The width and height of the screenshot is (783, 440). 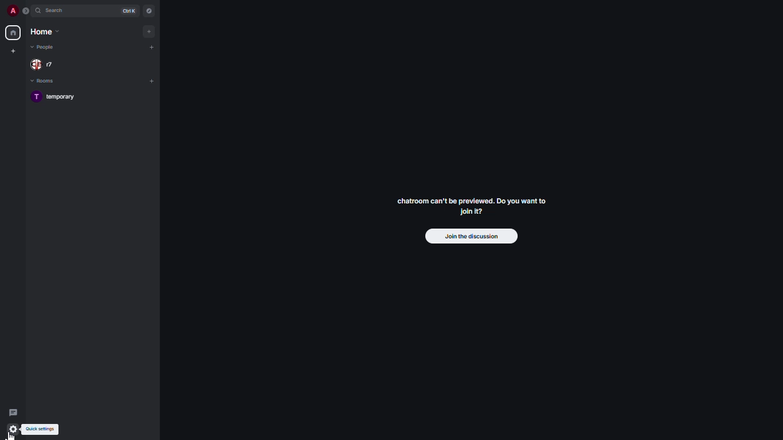 I want to click on navigator, so click(x=148, y=11).